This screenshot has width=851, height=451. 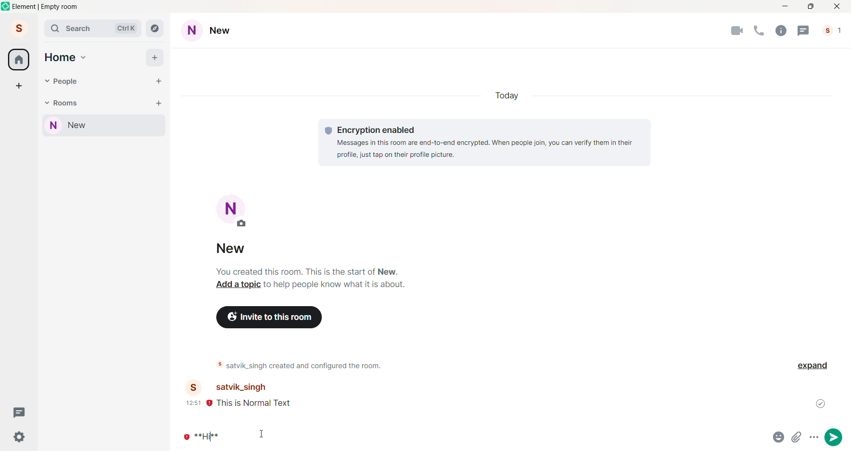 I want to click on People, so click(x=68, y=82).